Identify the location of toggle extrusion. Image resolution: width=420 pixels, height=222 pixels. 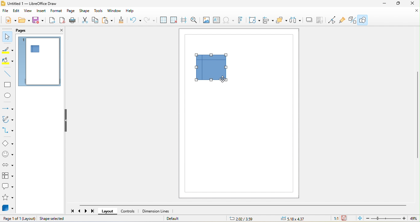
(353, 20).